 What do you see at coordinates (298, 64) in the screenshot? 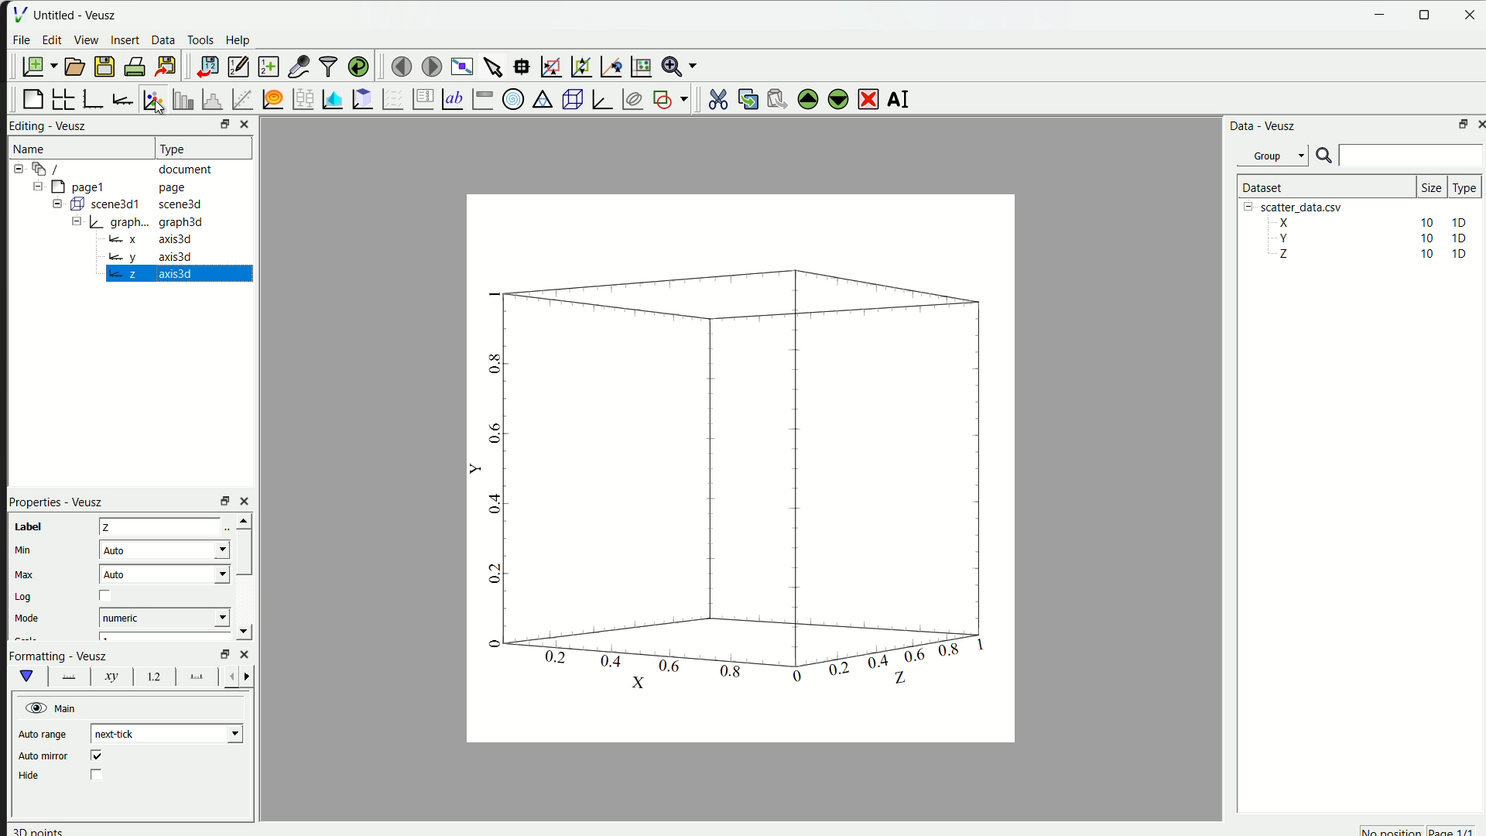
I see `capture a dataset` at bounding box center [298, 64].